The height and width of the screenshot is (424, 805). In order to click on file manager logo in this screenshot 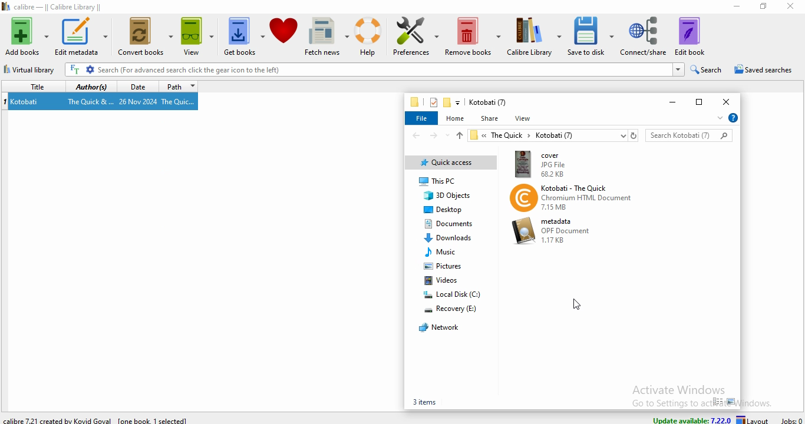, I will do `click(415, 102)`.